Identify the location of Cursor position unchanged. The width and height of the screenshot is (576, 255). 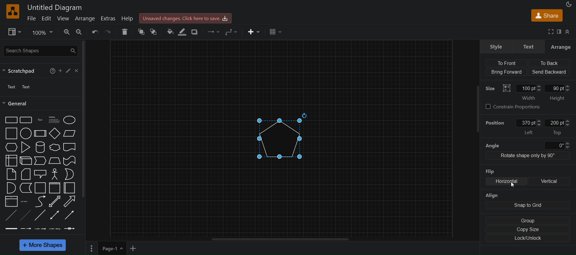
(513, 185).